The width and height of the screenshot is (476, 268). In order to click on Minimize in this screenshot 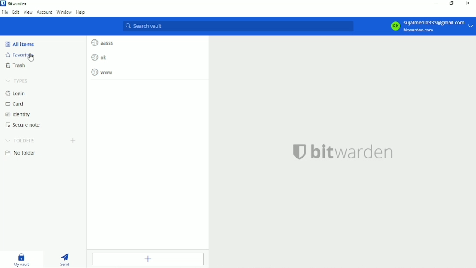, I will do `click(435, 4)`.